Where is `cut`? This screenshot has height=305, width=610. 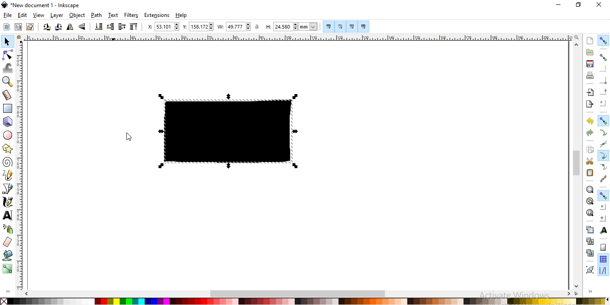
cut is located at coordinates (589, 162).